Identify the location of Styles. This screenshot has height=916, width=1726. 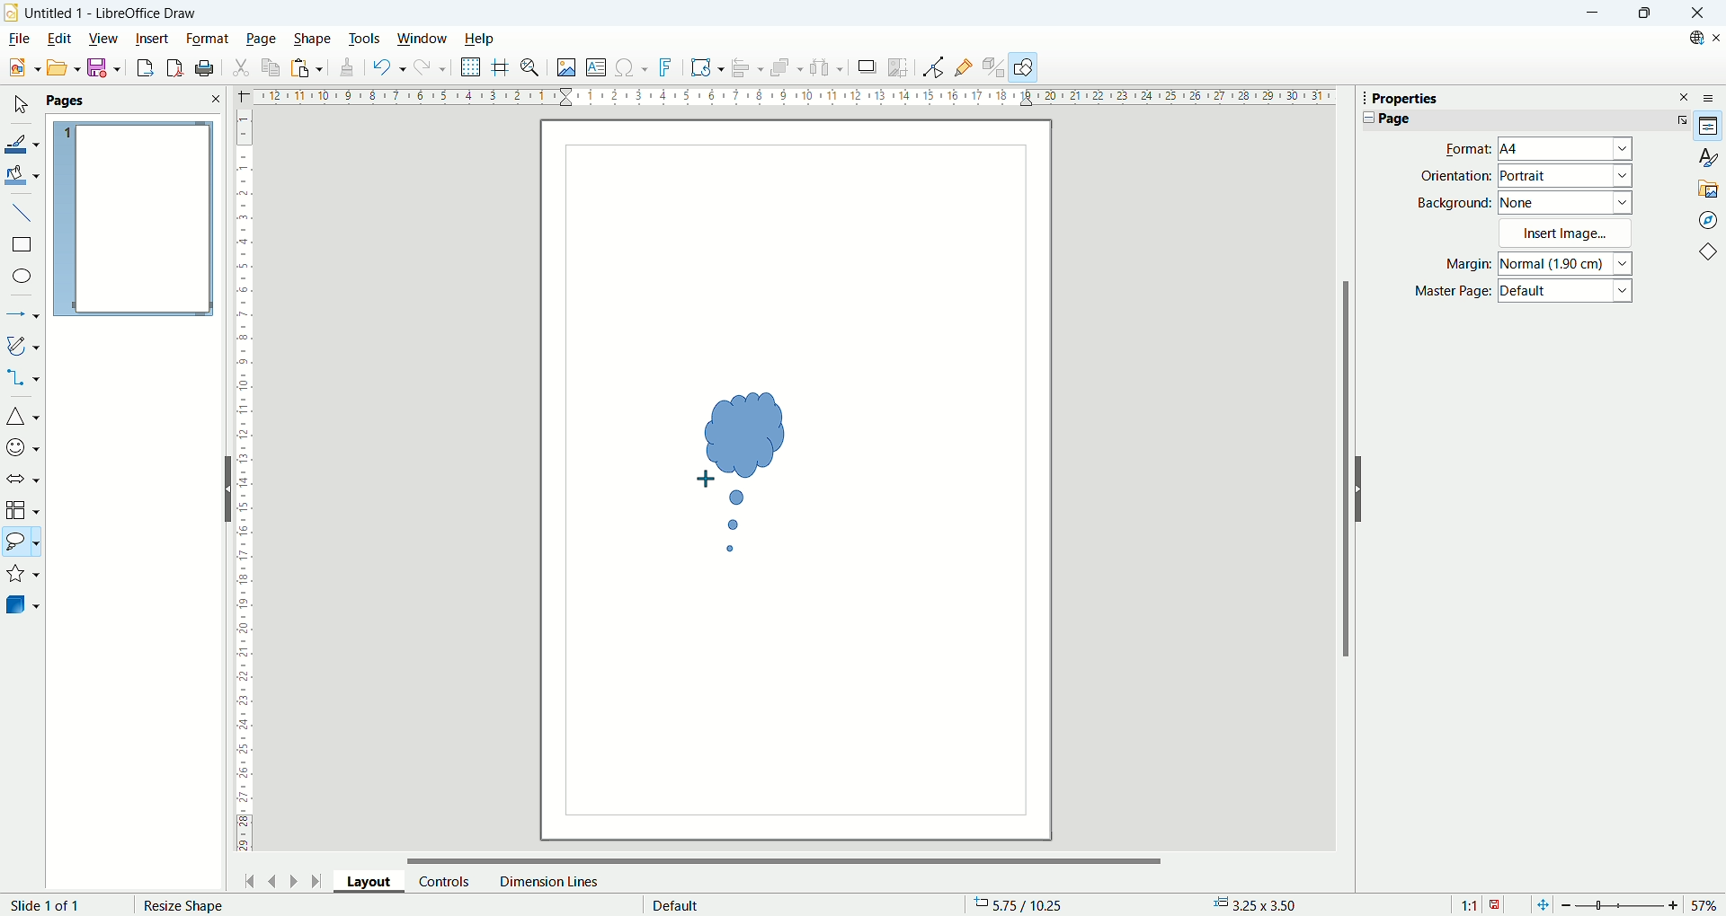
(1708, 157).